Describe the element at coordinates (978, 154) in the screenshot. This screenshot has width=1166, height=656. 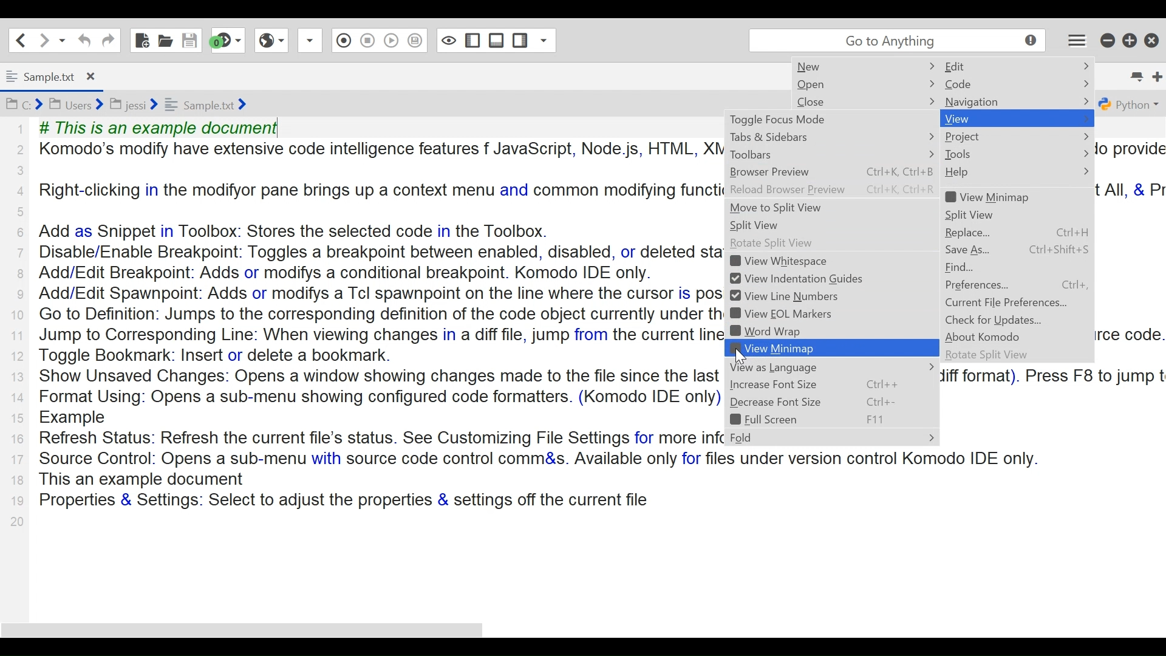
I see `Tools` at that location.